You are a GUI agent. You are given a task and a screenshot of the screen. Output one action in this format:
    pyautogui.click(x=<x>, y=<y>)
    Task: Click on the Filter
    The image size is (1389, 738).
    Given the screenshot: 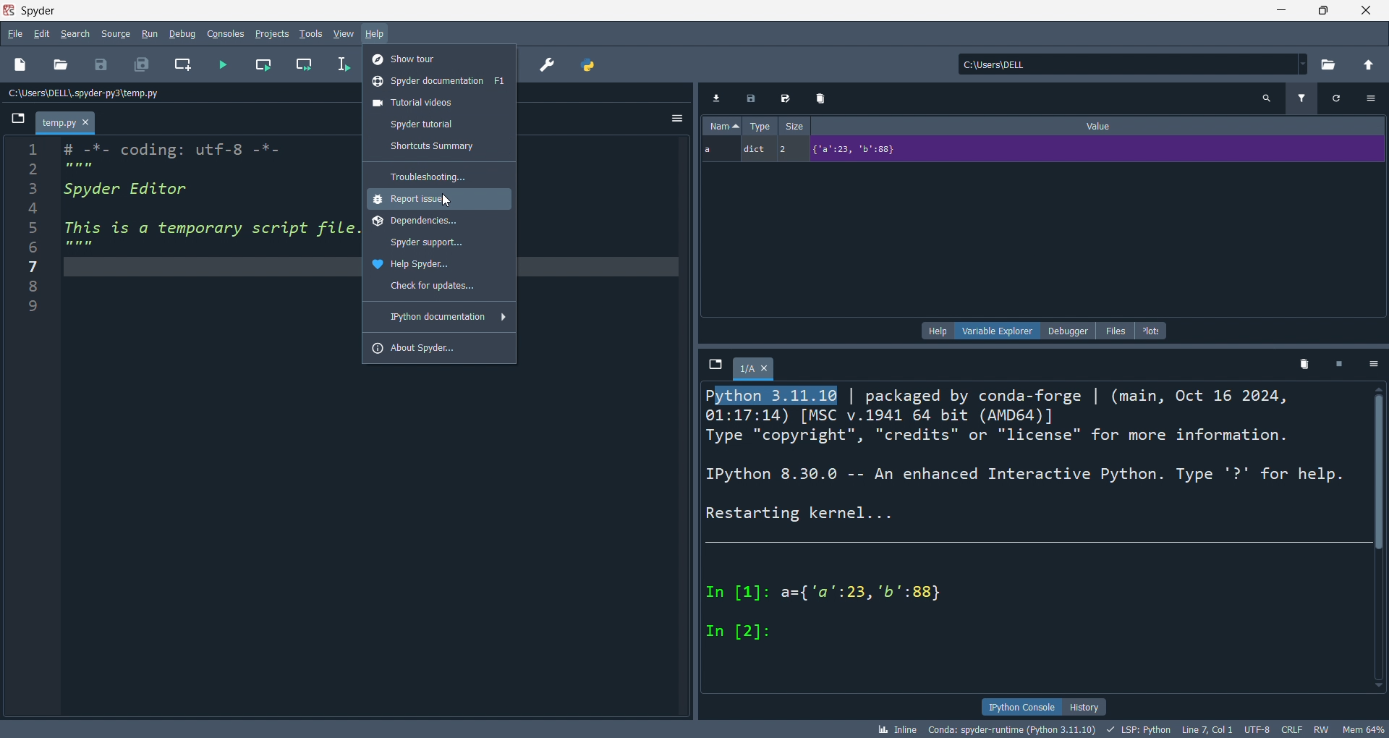 What is the action you would take?
    pyautogui.click(x=1302, y=98)
    